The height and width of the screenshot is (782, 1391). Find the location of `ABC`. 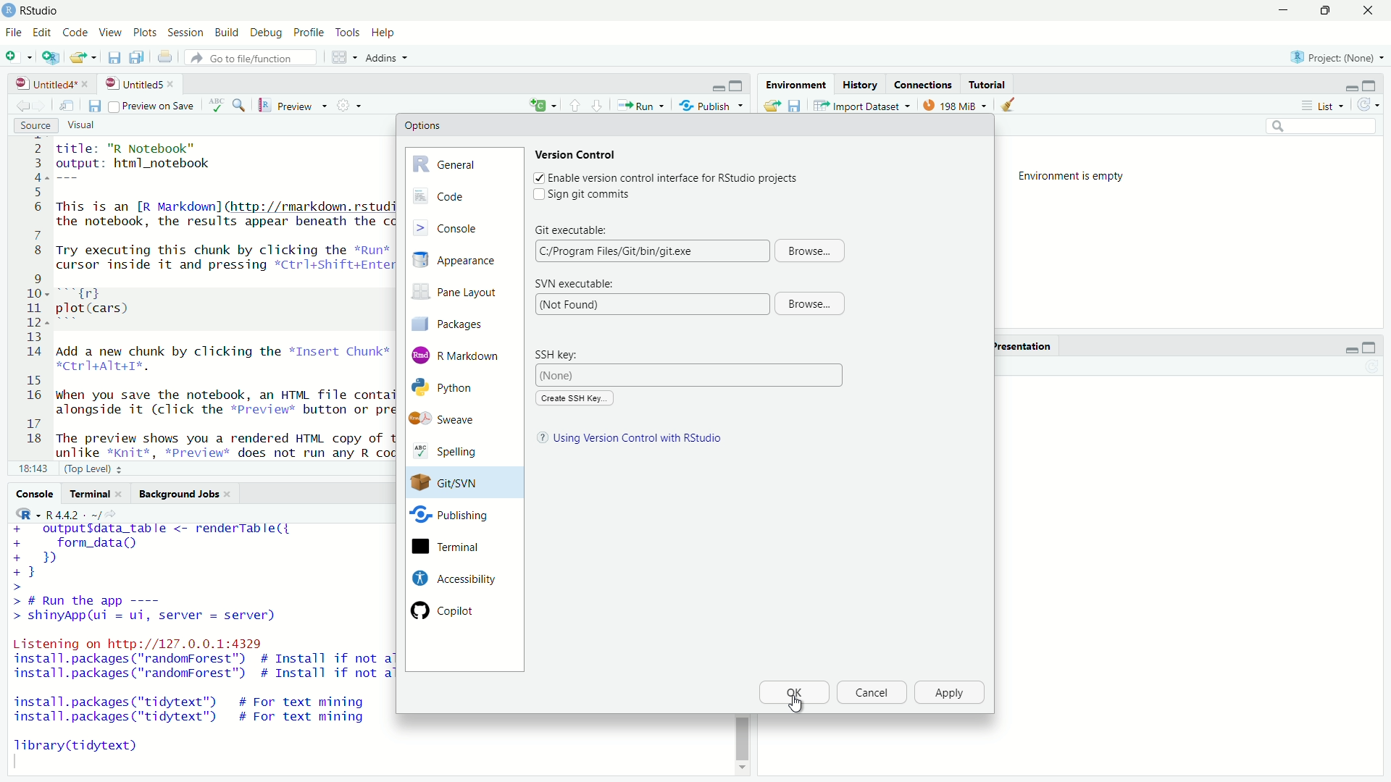

ABC is located at coordinates (227, 105).